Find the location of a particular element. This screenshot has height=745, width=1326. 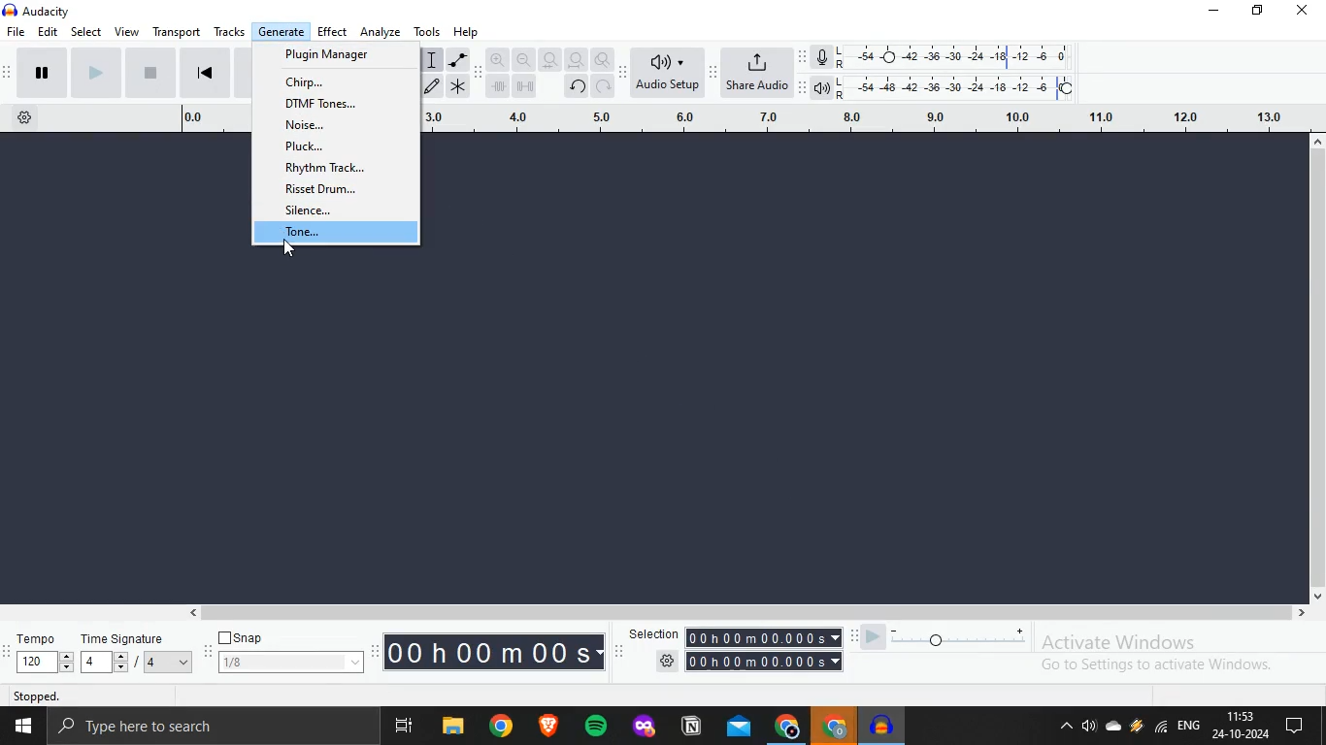

Show hidden icons is located at coordinates (1067, 729).